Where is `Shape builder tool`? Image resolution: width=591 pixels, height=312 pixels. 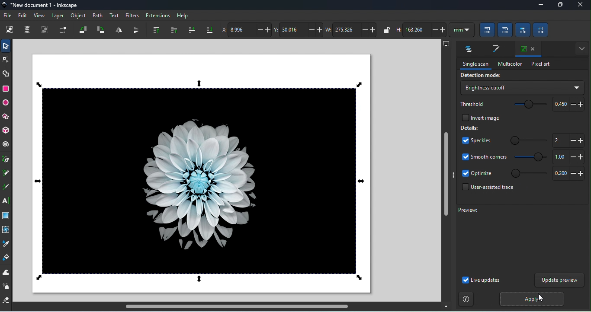
Shape builder tool is located at coordinates (6, 74).